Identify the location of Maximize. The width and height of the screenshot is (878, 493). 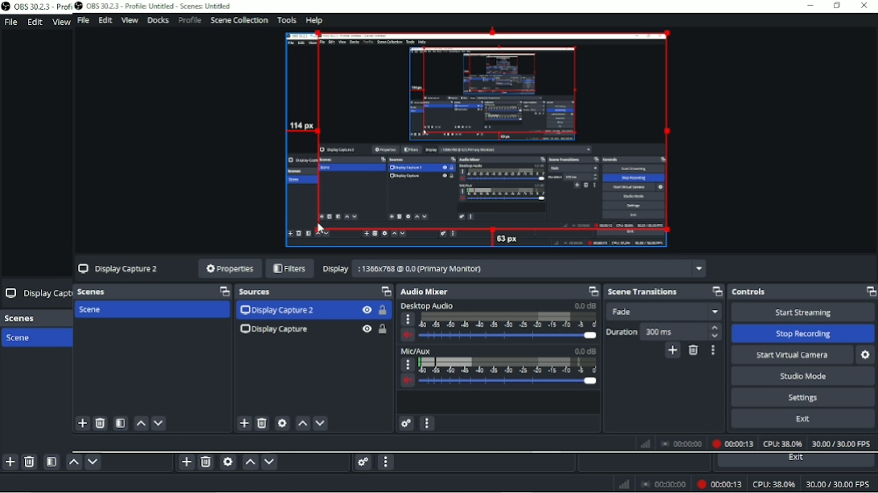
(224, 291).